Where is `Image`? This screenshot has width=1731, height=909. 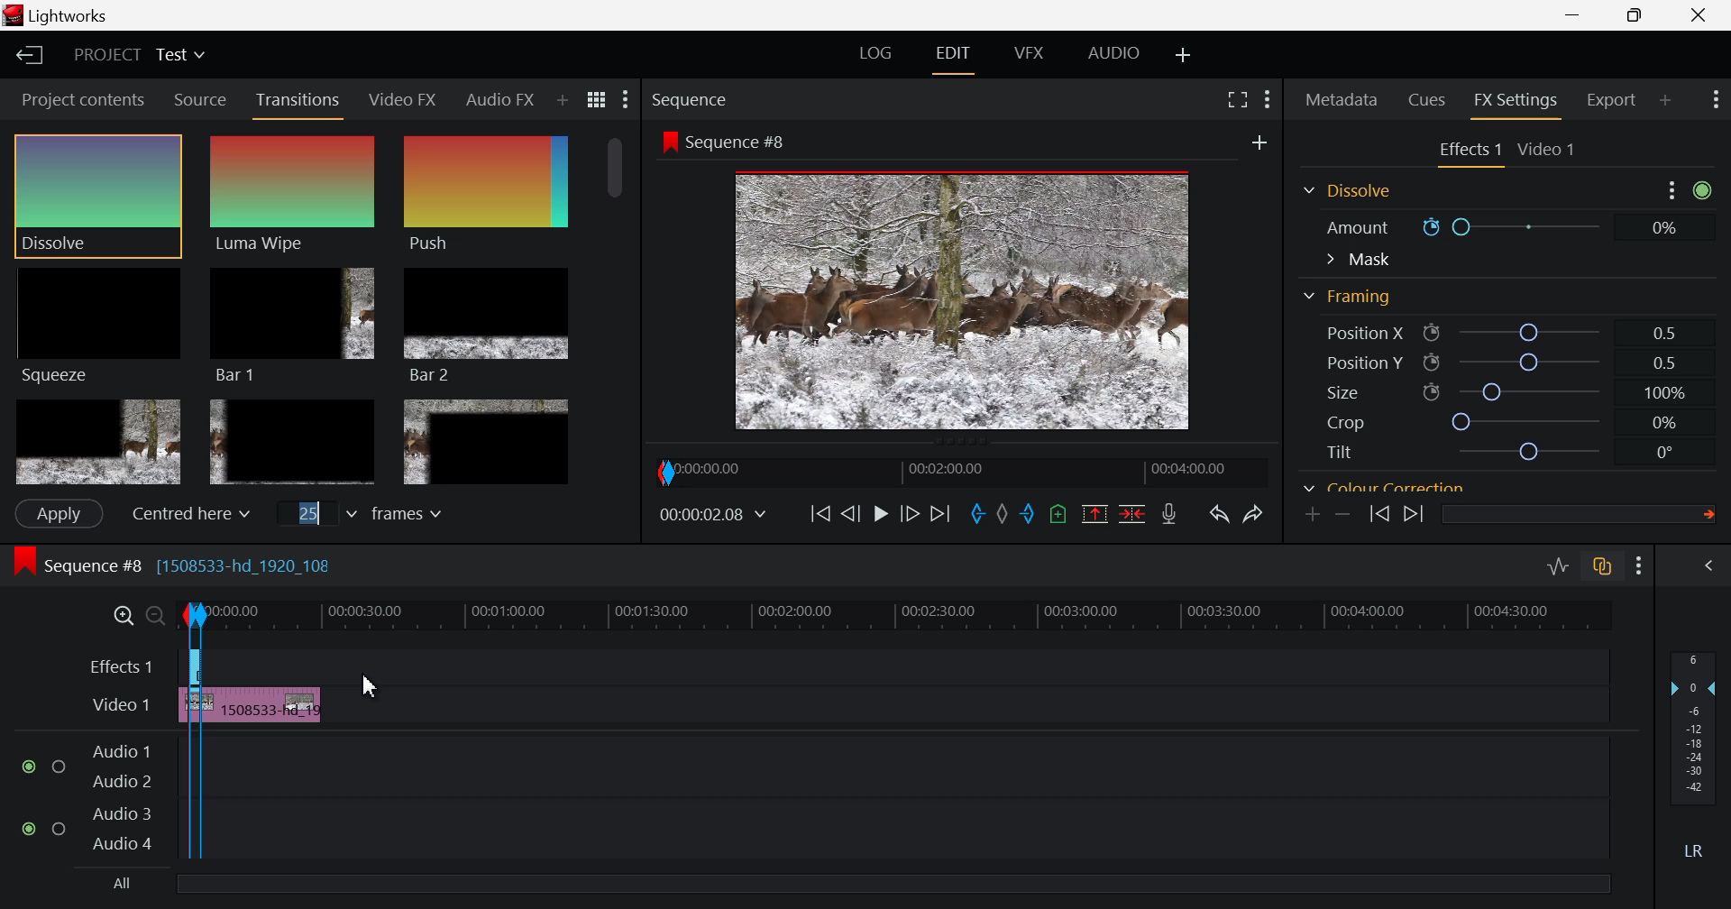 Image is located at coordinates (968, 304).